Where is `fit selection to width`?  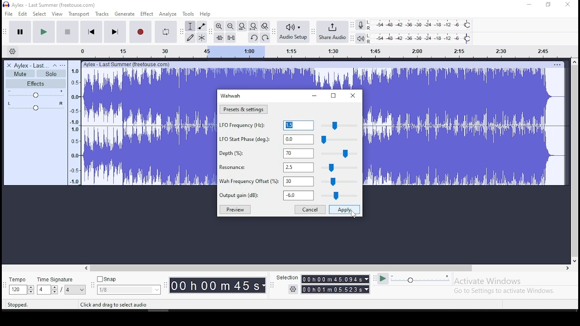 fit selection to width is located at coordinates (242, 26).